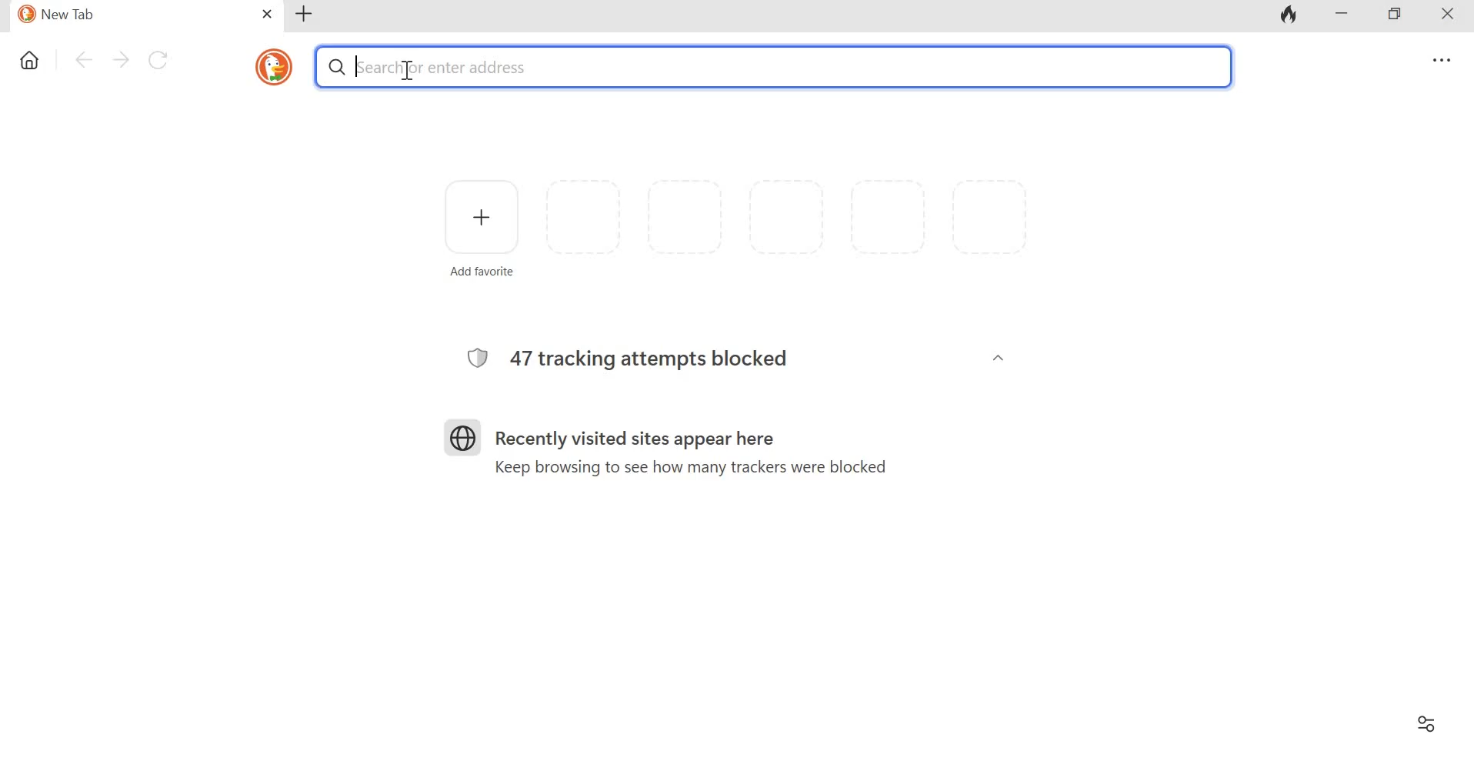 The width and height of the screenshot is (1474, 771). I want to click on Filter settings, so click(1424, 721).